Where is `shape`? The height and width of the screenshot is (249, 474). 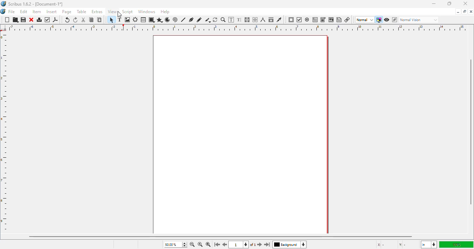
shape is located at coordinates (153, 20).